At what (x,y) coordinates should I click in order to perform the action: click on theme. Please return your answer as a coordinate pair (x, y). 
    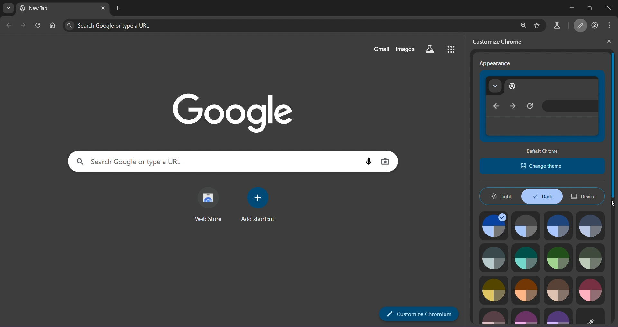
    Looking at the image, I should click on (494, 316).